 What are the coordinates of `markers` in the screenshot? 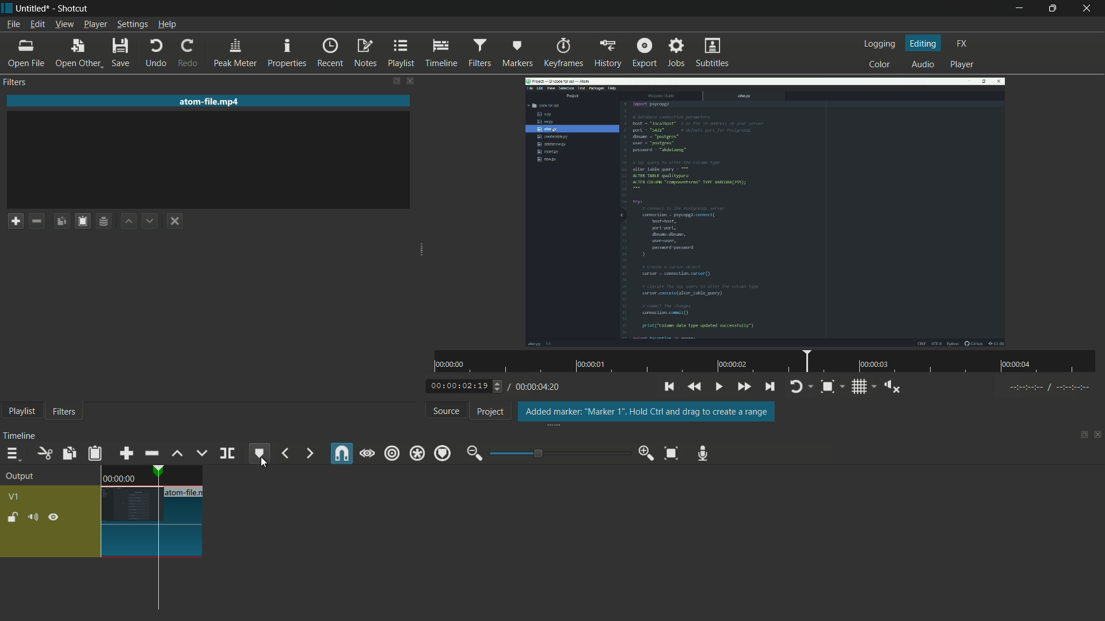 It's located at (514, 53).